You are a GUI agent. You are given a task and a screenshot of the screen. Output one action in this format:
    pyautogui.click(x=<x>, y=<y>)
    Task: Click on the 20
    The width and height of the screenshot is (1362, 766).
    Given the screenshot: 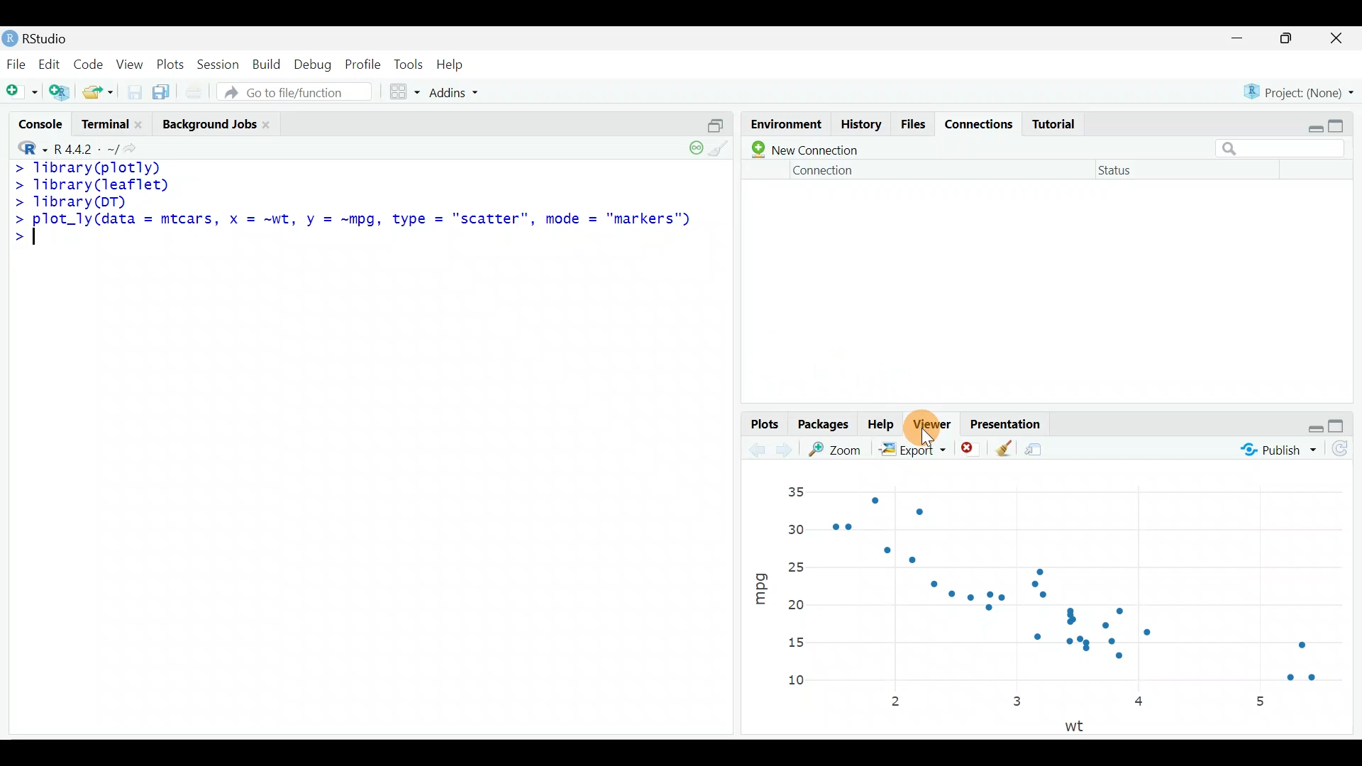 What is the action you would take?
    pyautogui.click(x=799, y=609)
    